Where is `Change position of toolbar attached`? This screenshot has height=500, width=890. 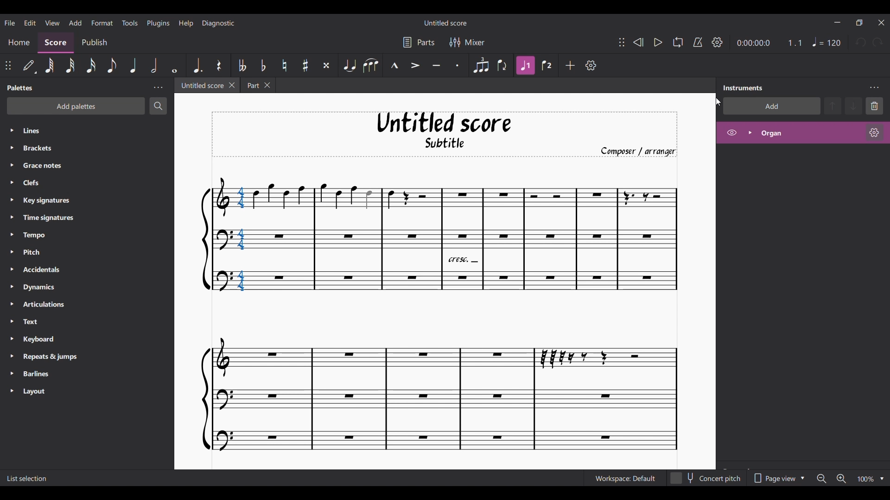
Change position of toolbar attached is located at coordinates (8, 65).